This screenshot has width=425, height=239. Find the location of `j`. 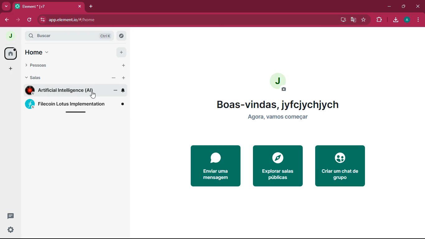

j is located at coordinates (10, 35).